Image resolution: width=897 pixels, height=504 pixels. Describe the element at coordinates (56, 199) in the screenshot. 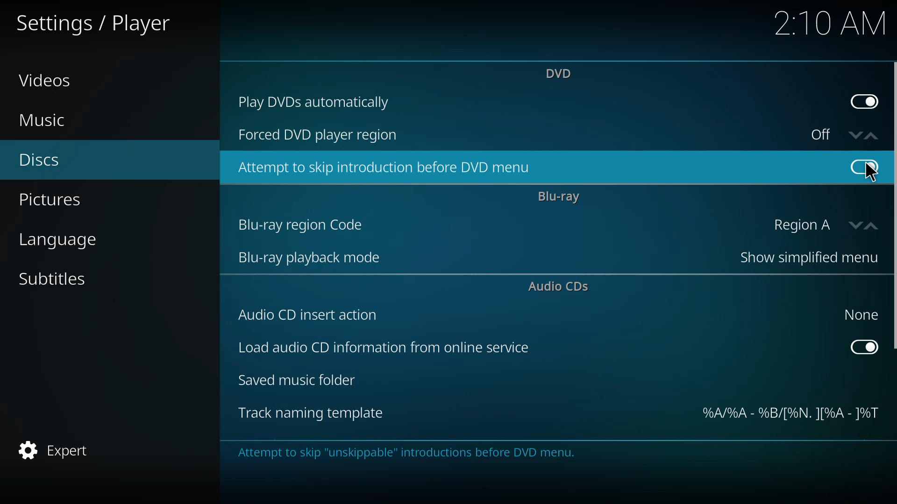

I see `pictures` at that location.